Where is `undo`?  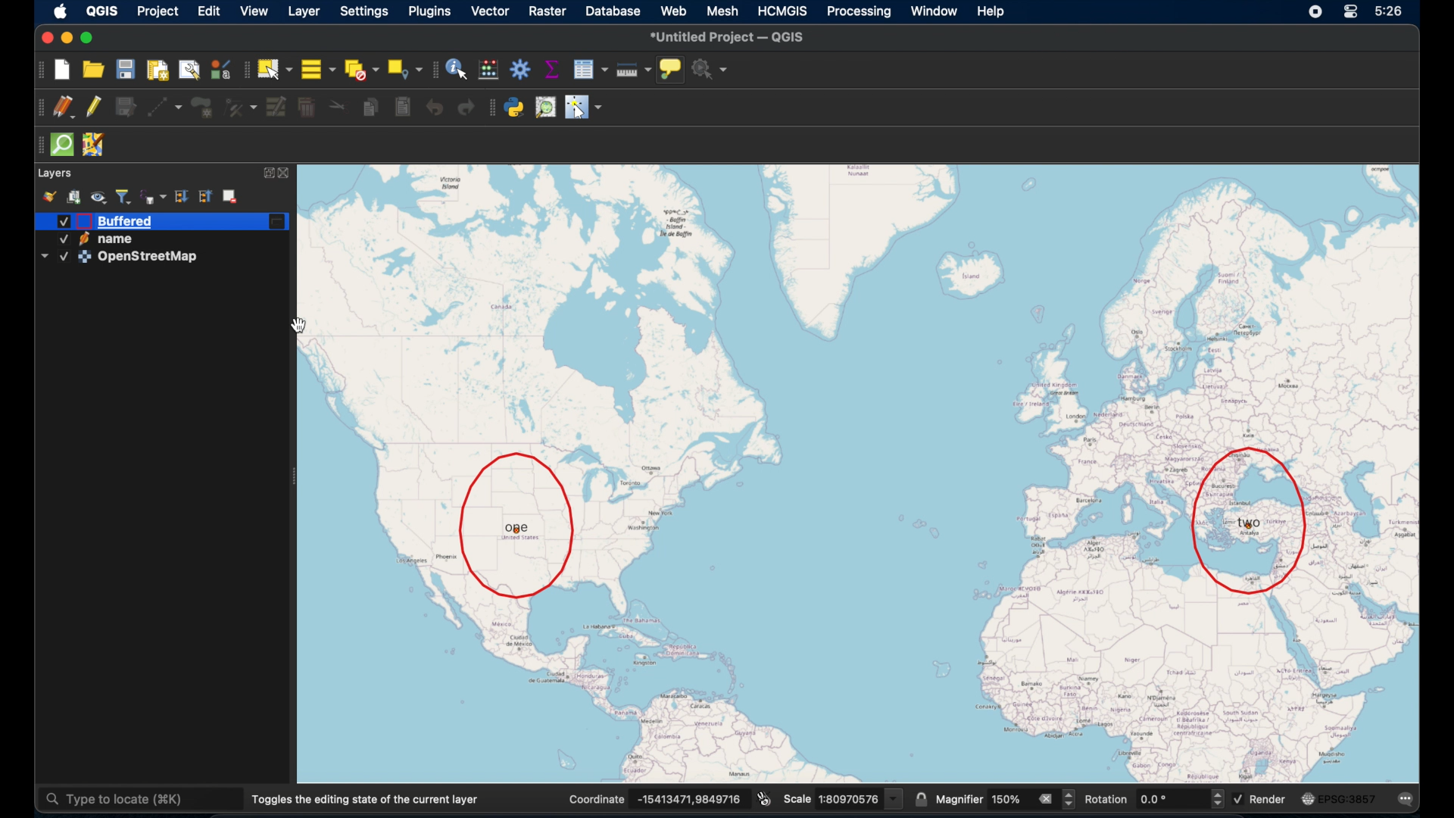 undo is located at coordinates (435, 109).